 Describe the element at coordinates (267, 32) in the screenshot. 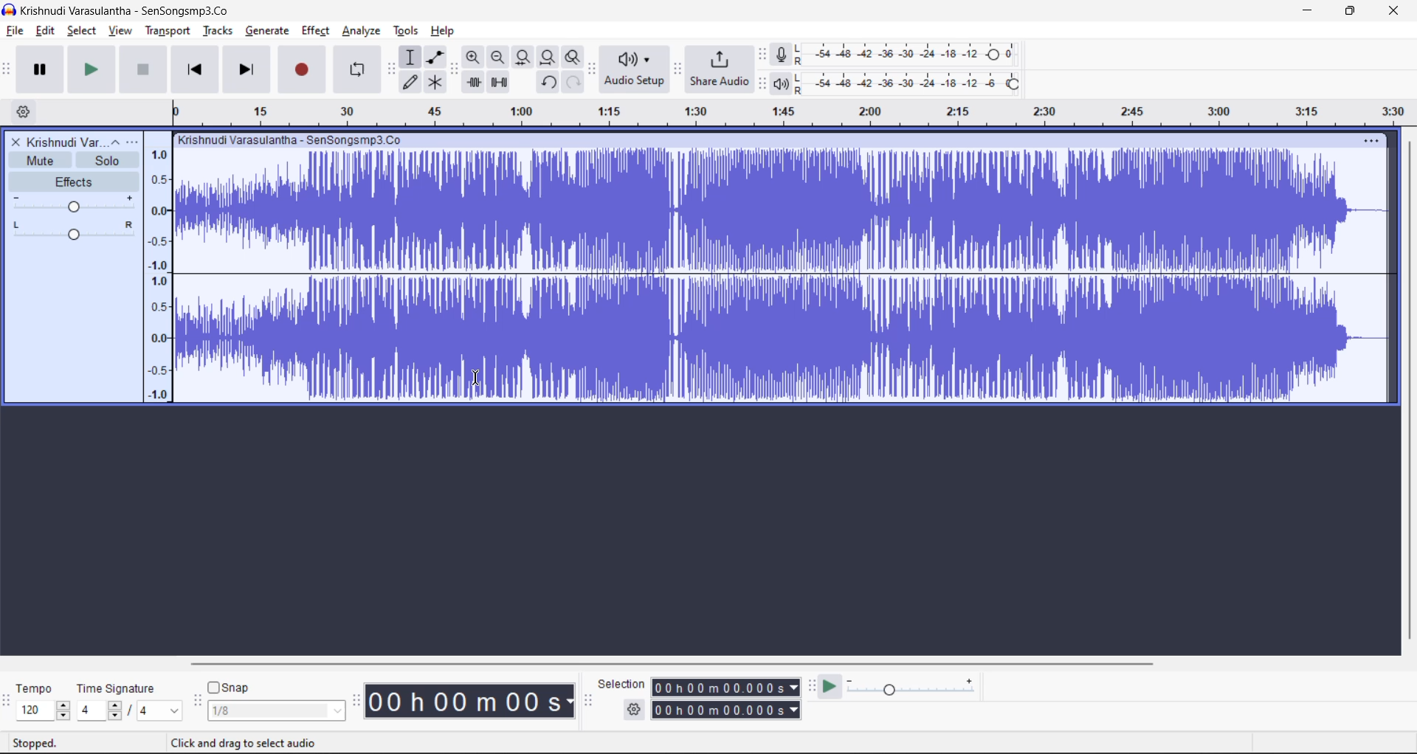

I see `generate` at that location.